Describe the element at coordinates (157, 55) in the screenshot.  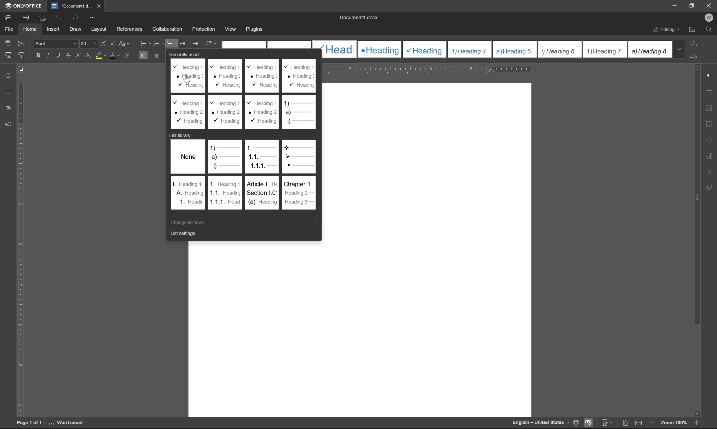
I see `align center` at that location.